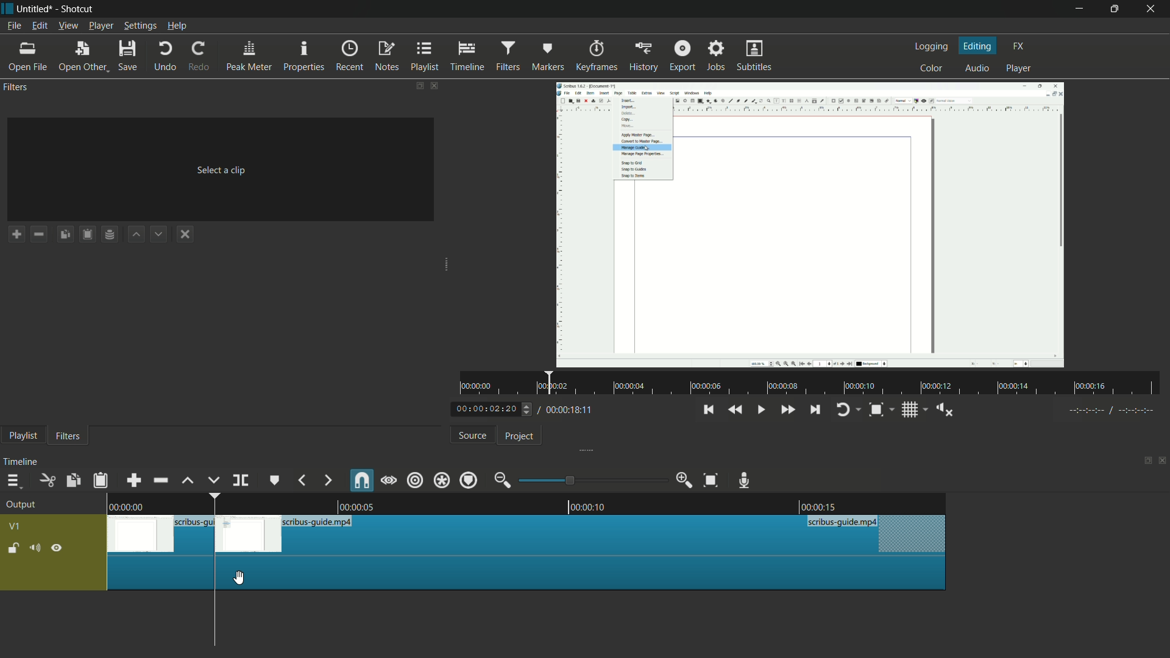 The image size is (1170, 658). Describe the element at coordinates (711, 480) in the screenshot. I see `zoom timeline to fit` at that location.